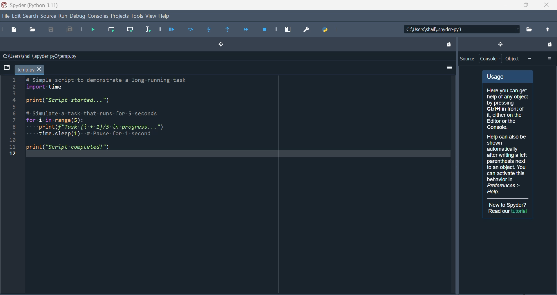 The image size is (557, 295). I want to click on Spyder, so click(35, 4).